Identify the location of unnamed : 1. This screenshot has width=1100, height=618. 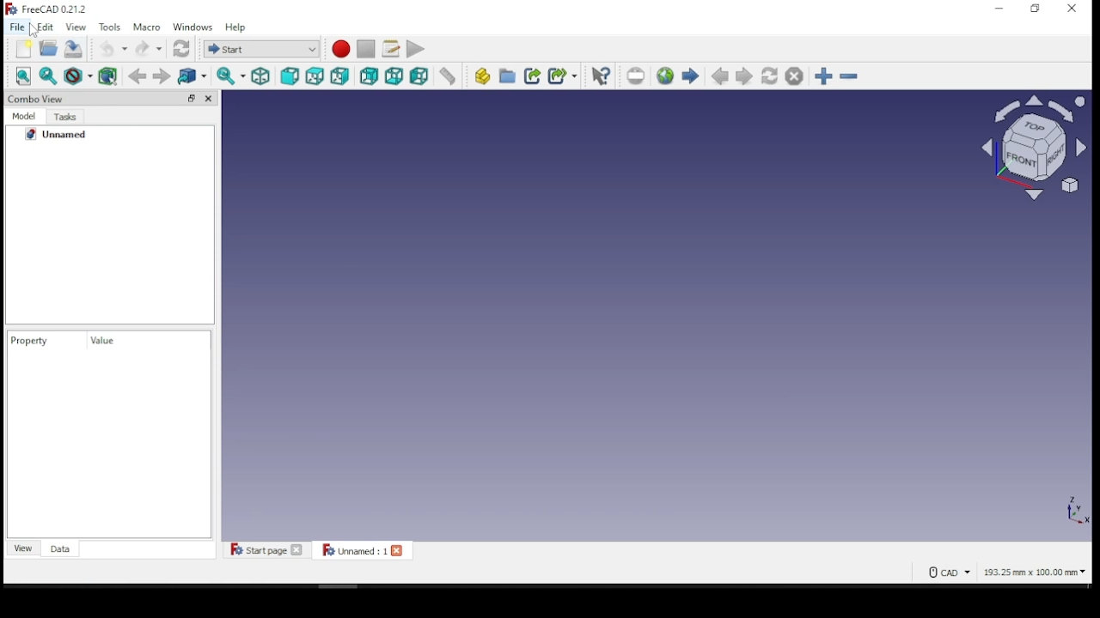
(362, 550).